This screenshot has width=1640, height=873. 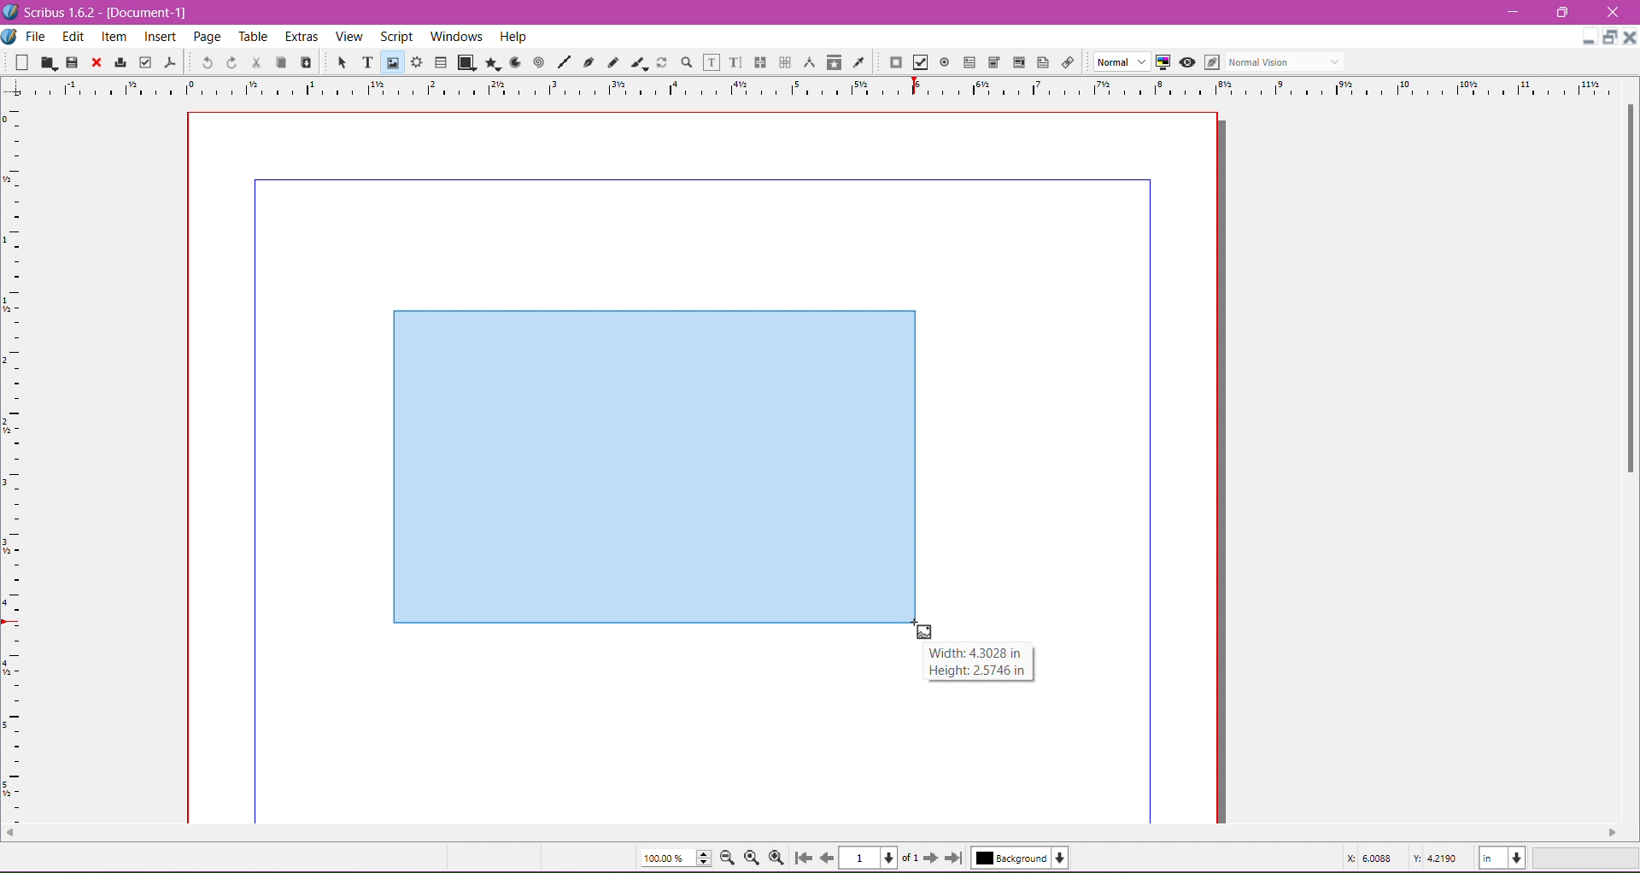 What do you see at coordinates (995, 62) in the screenshot?
I see `PDF Combo Box` at bounding box center [995, 62].